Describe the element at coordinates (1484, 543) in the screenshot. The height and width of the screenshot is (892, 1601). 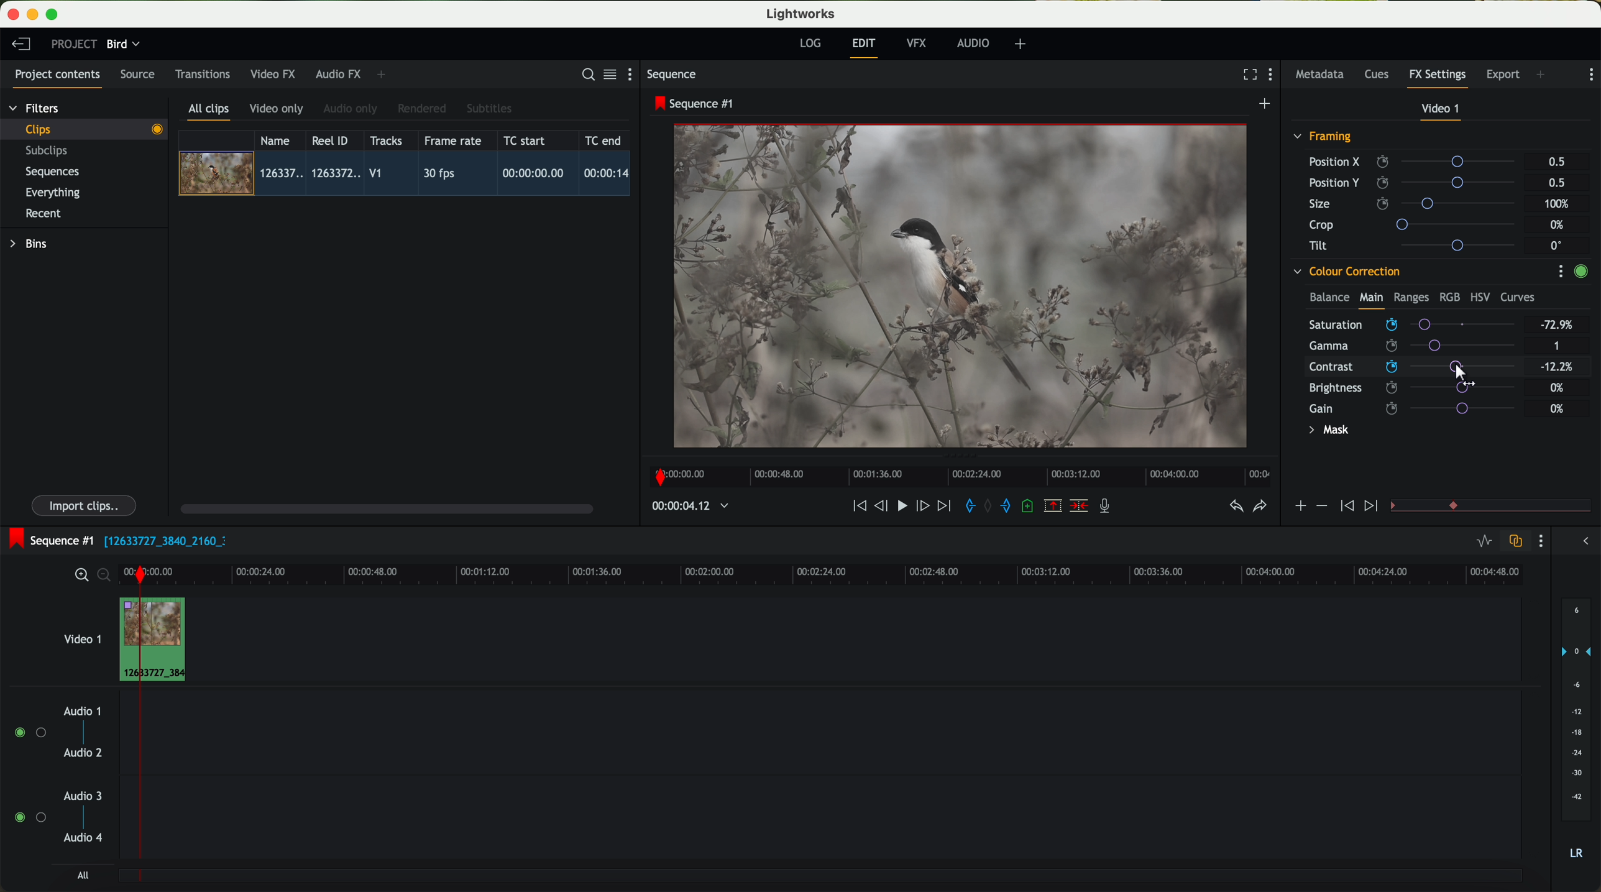
I see `toggle audio levels editing` at that location.